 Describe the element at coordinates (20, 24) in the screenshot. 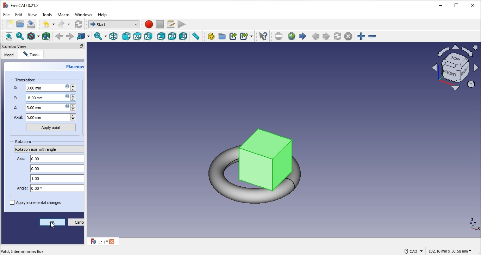

I see `open file` at that location.